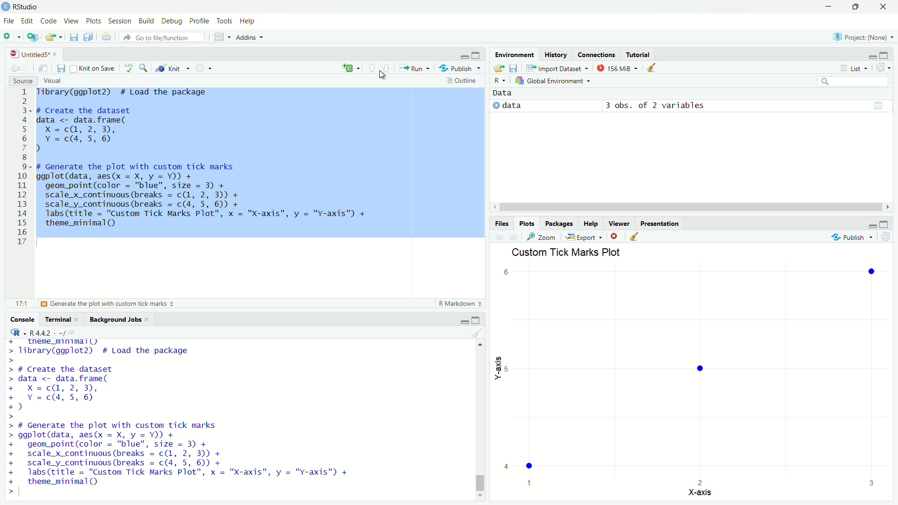  Describe the element at coordinates (869, 224) in the screenshot. I see `minimize` at that location.